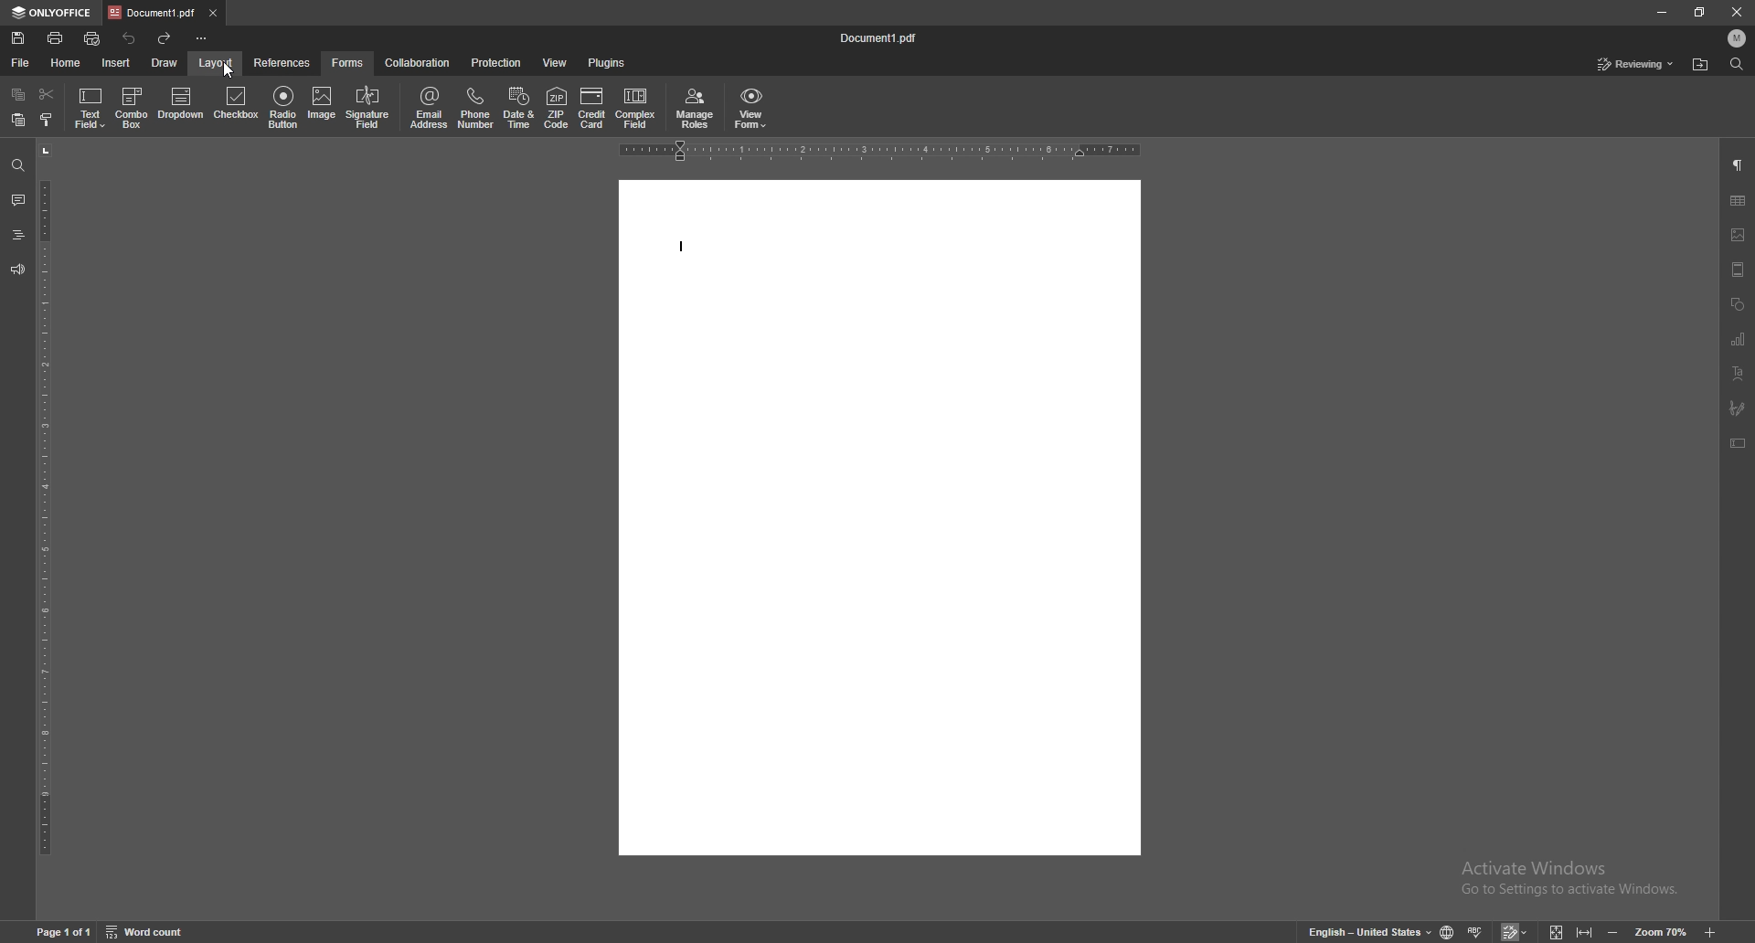  What do you see at coordinates (165, 39) in the screenshot?
I see `redo` at bounding box center [165, 39].